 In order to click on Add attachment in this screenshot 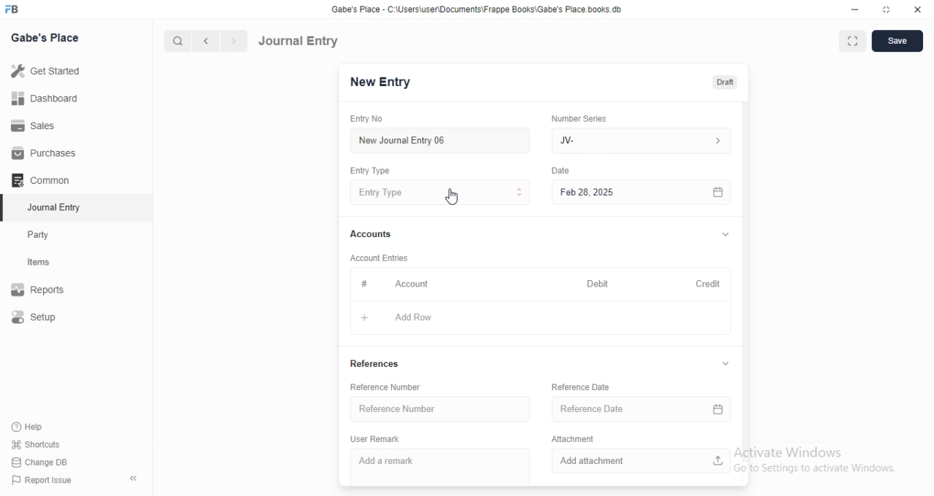, I will do `click(641, 461)`.